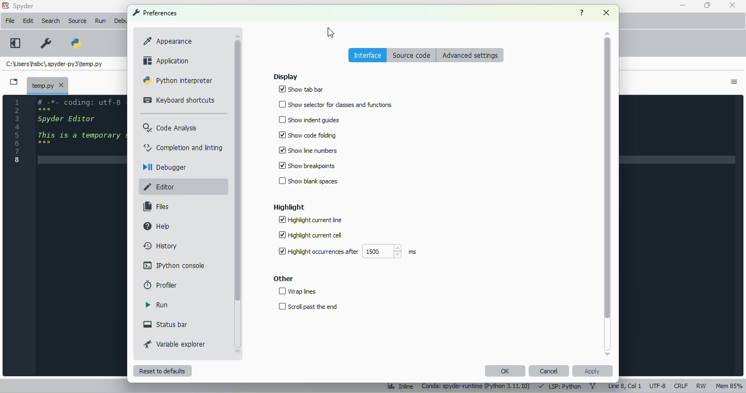 The width and height of the screenshot is (746, 393). What do you see at coordinates (10, 21) in the screenshot?
I see `file` at bounding box center [10, 21].